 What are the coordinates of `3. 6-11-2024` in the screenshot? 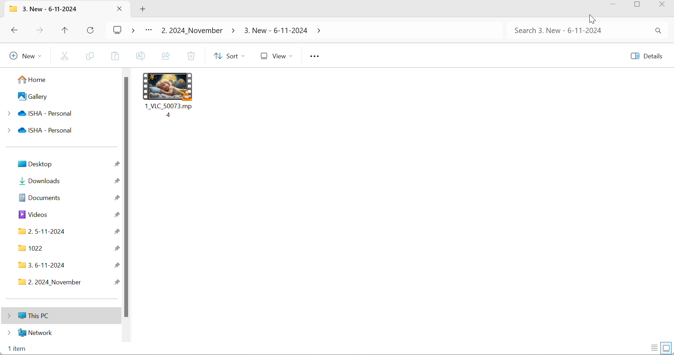 It's located at (42, 266).